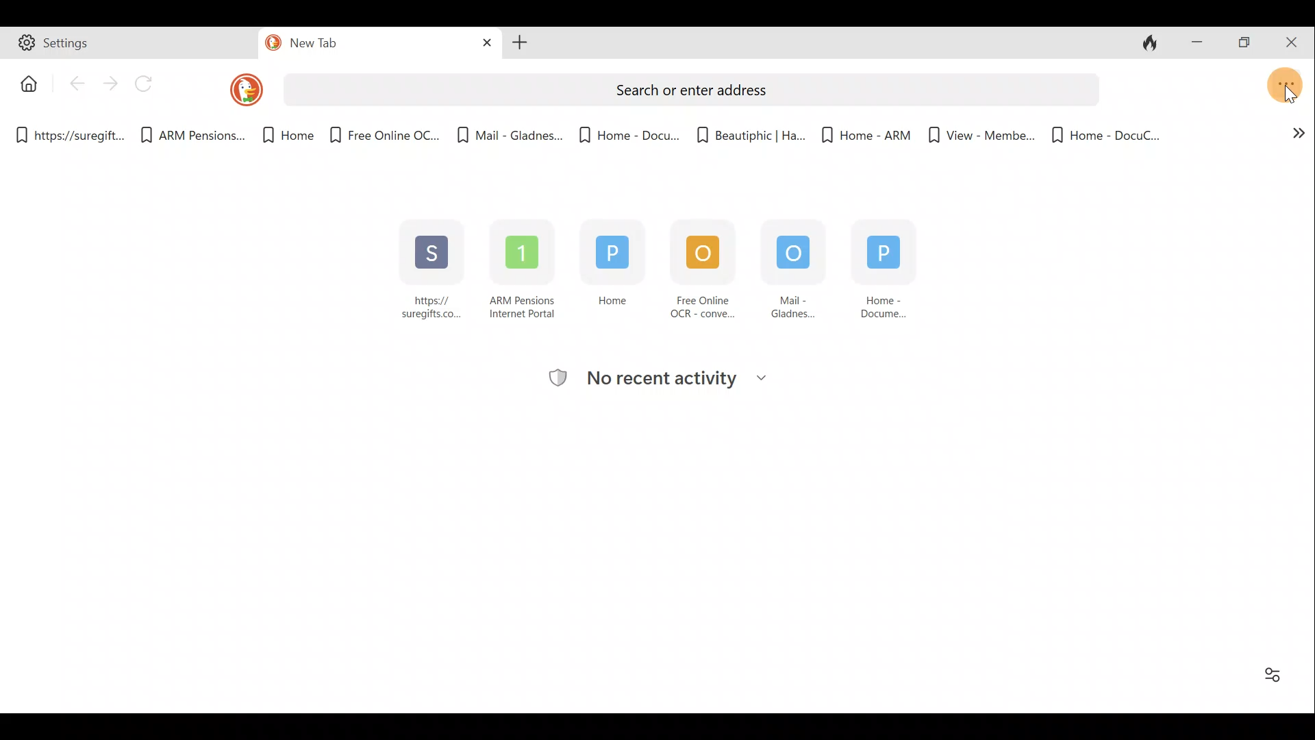 The image size is (1315, 740). I want to click on Bookmark 6, so click(627, 134).